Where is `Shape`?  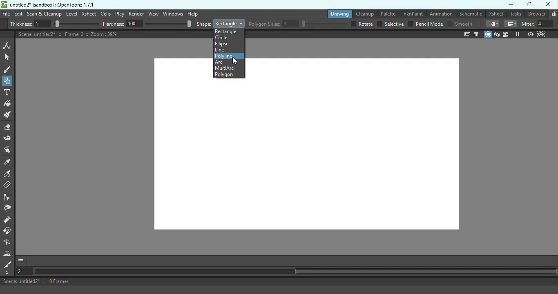
Shape is located at coordinates (221, 23).